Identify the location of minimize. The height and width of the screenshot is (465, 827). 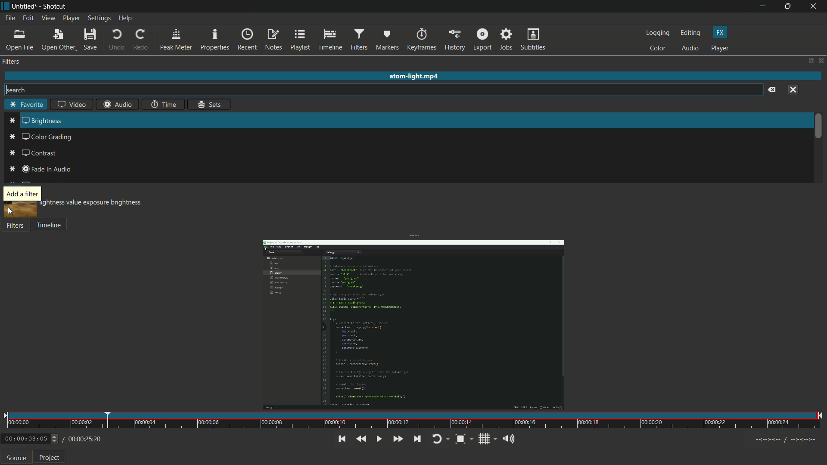
(762, 6).